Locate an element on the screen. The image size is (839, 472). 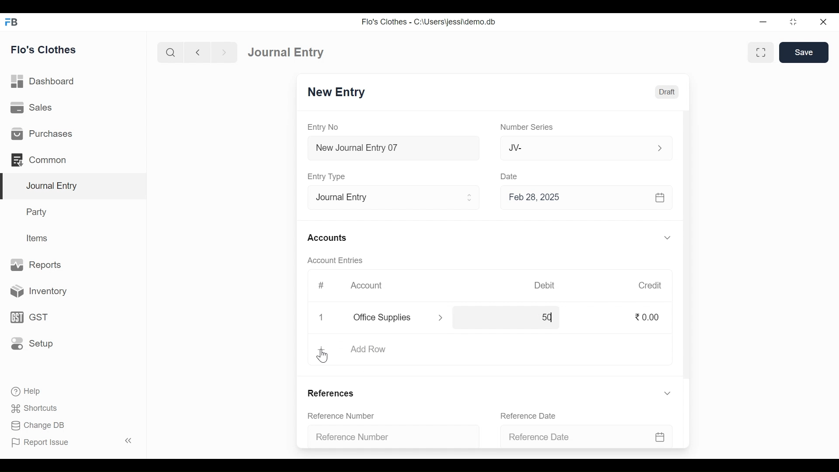
Change DB is located at coordinates (37, 424).